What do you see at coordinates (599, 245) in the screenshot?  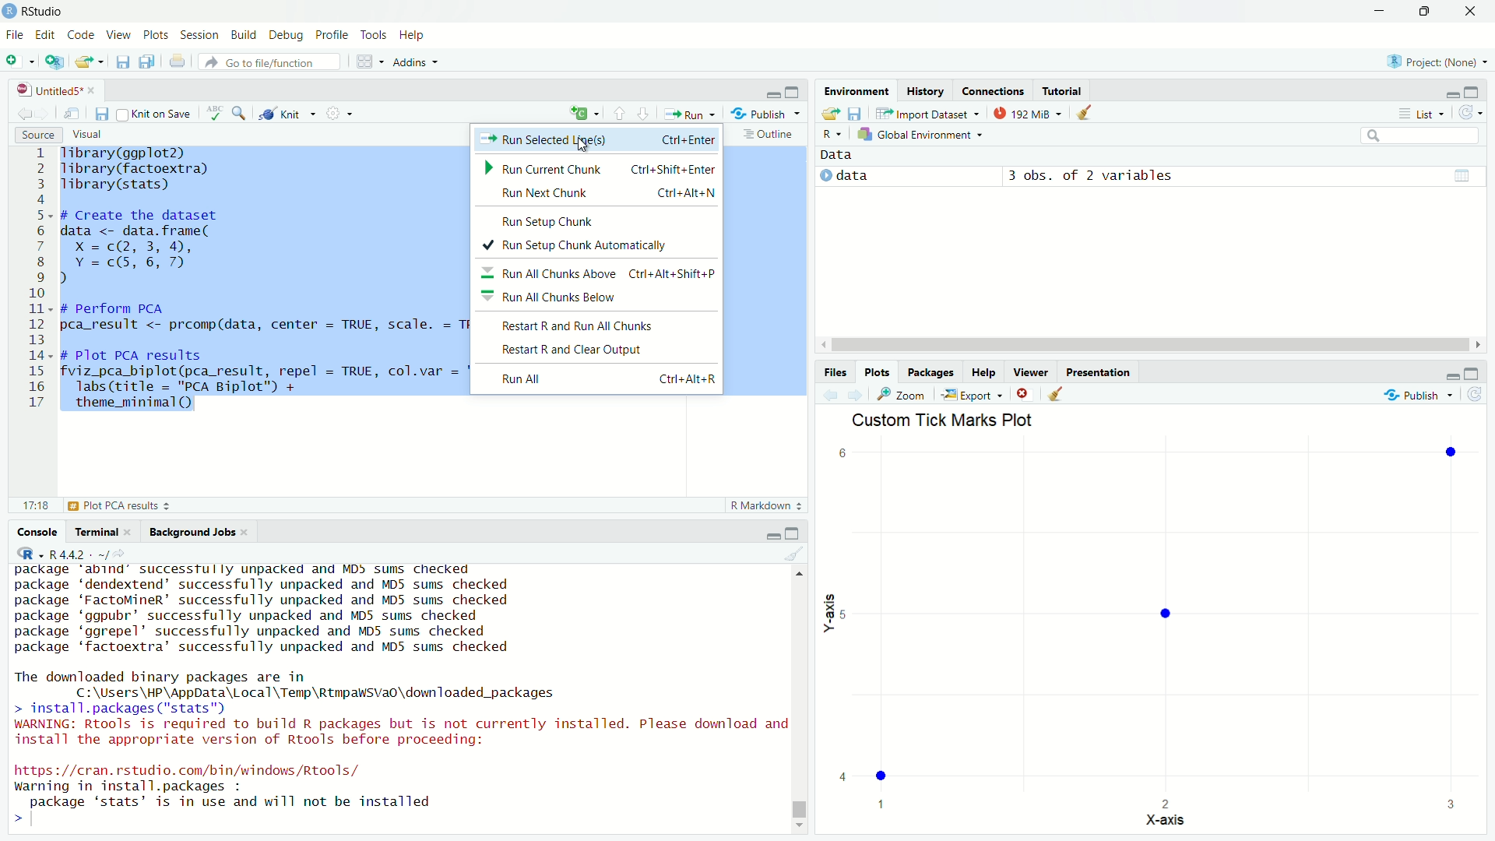 I see `run setup chunk automatically` at bounding box center [599, 245].